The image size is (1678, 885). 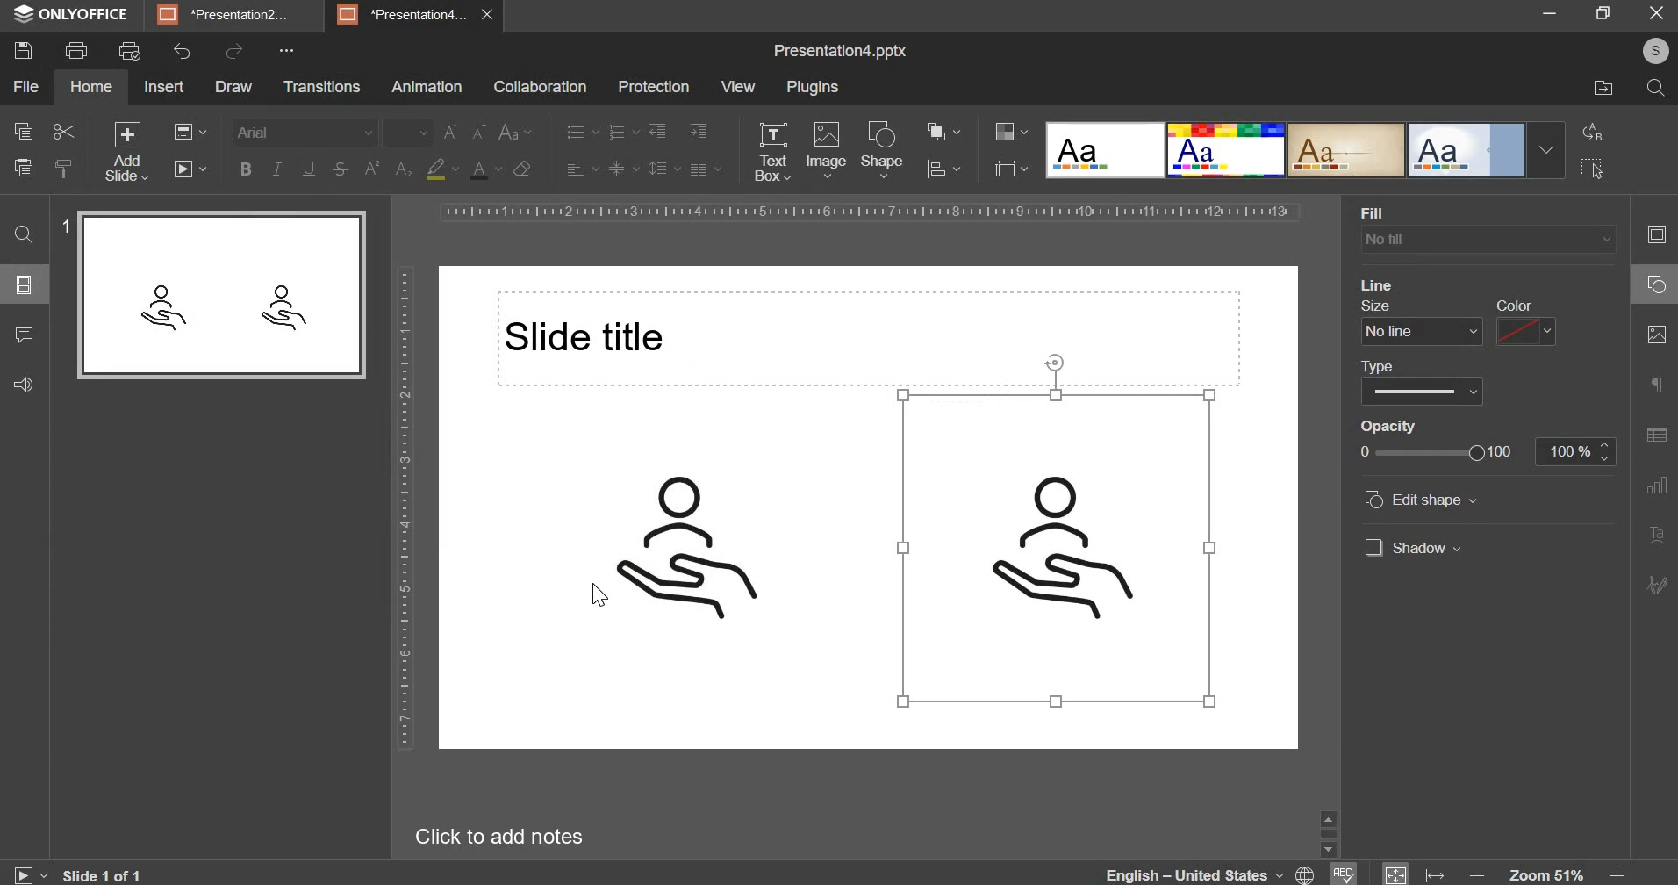 I want to click on bullets, so click(x=582, y=132).